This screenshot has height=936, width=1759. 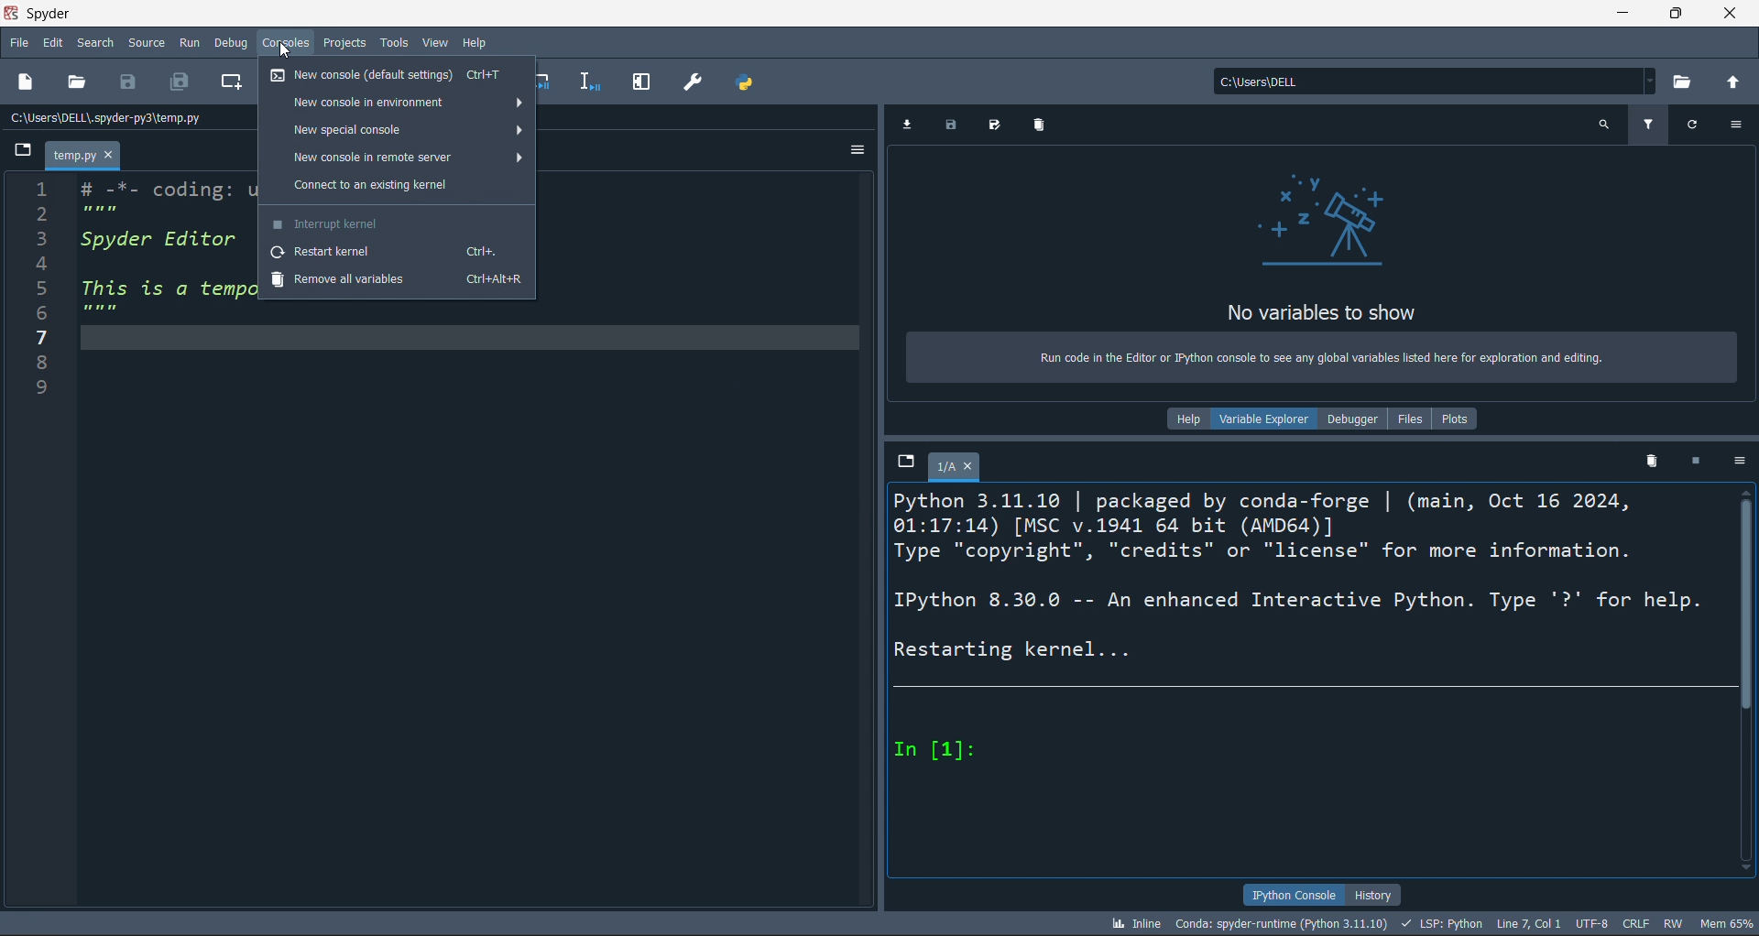 I want to click on In [1]:, so click(x=941, y=750).